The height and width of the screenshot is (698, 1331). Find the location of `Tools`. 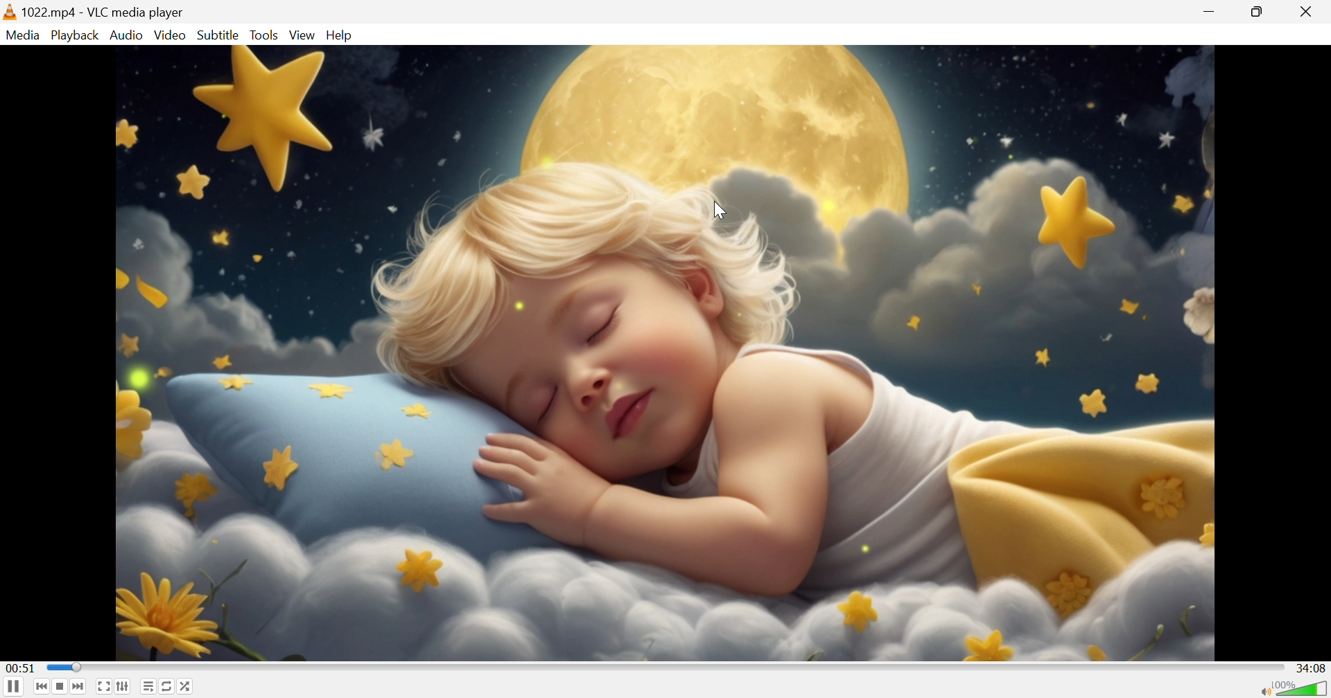

Tools is located at coordinates (266, 35).